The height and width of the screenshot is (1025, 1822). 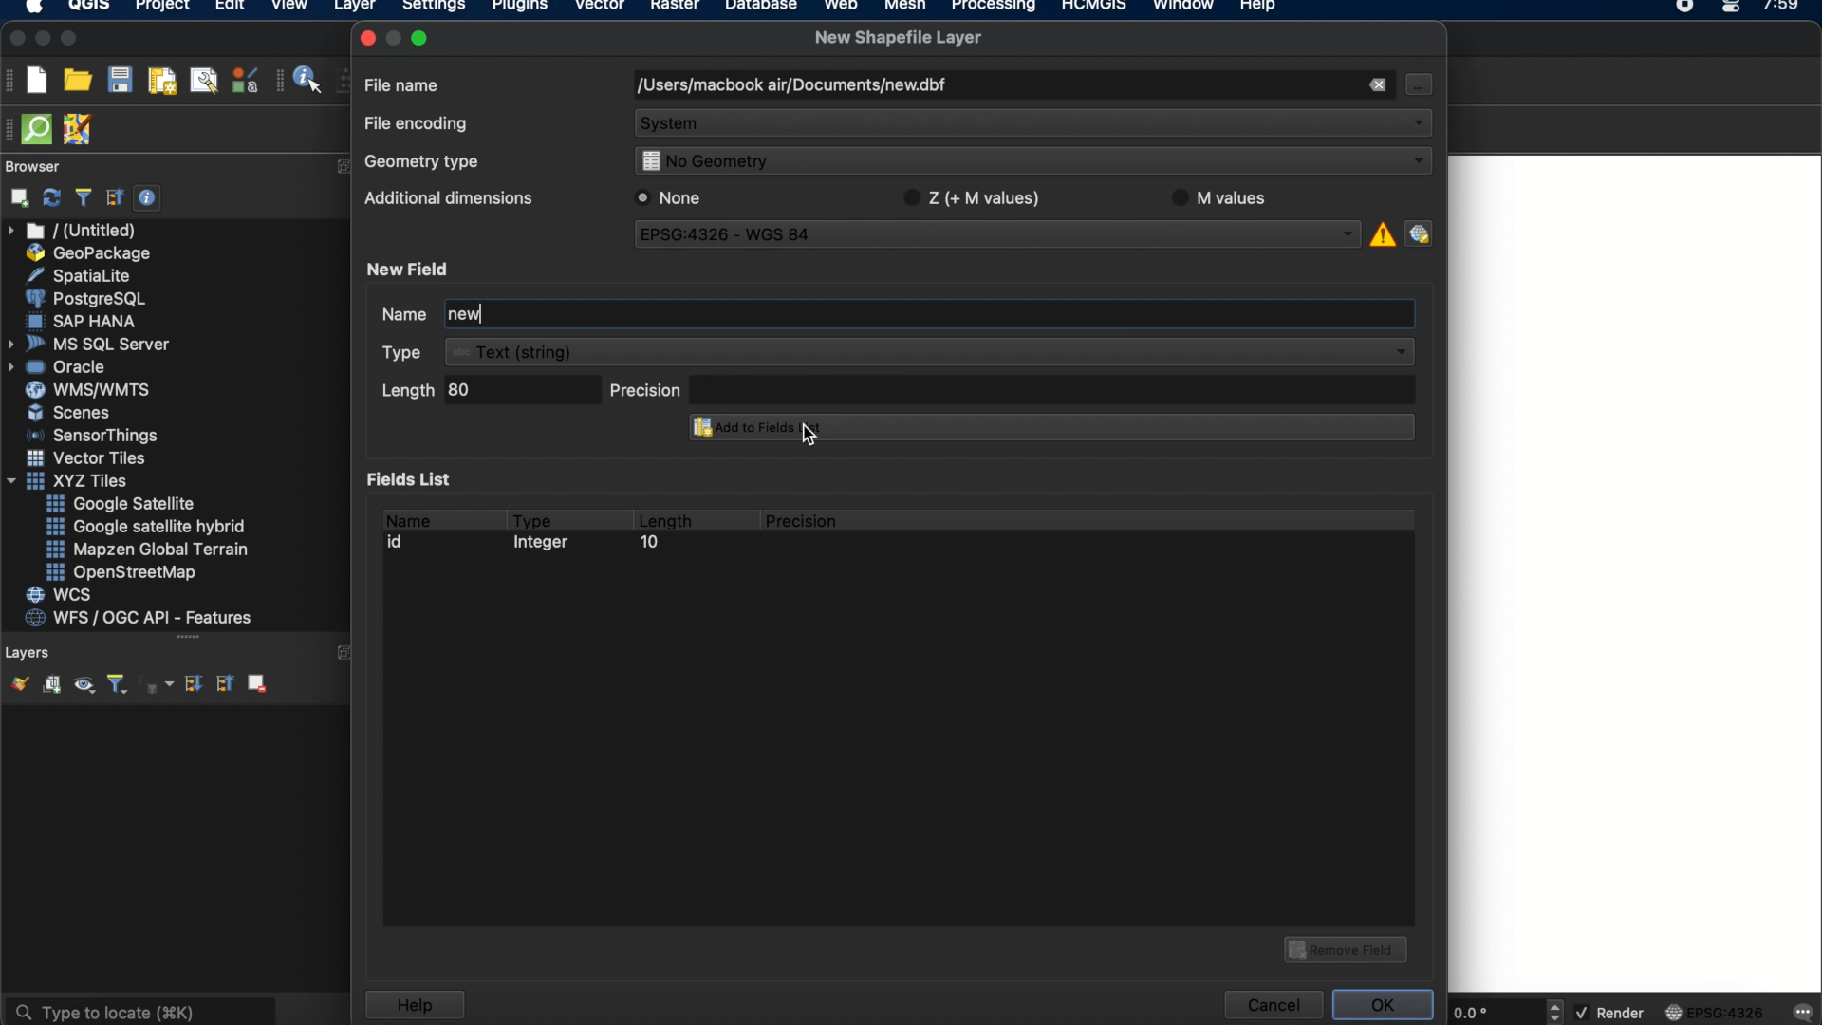 I want to click on Name, so click(x=385, y=316).